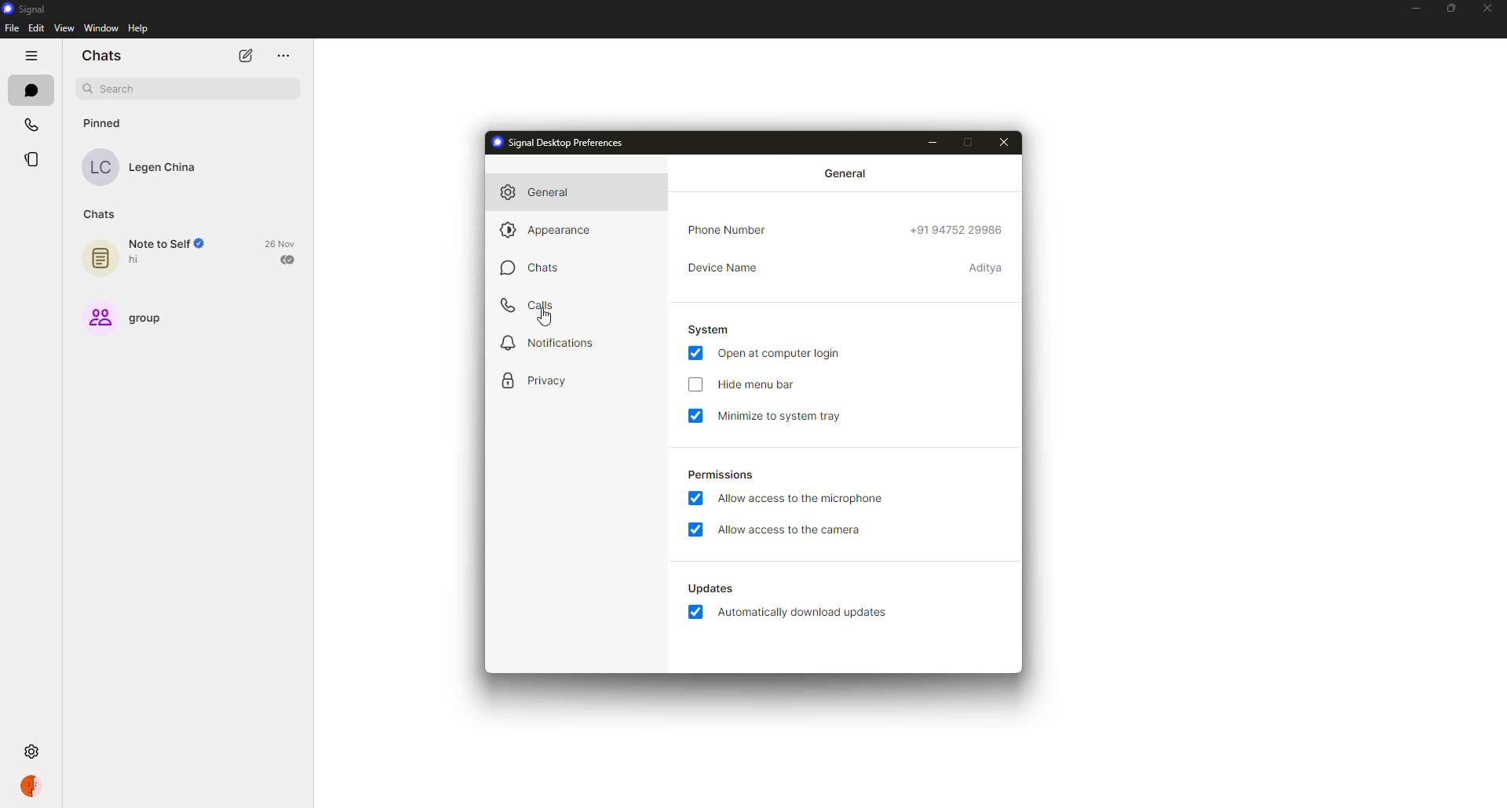 Image resolution: width=1507 pixels, height=808 pixels. Describe the element at coordinates (28, 9) in the screenshot. I see `signal` at that location.